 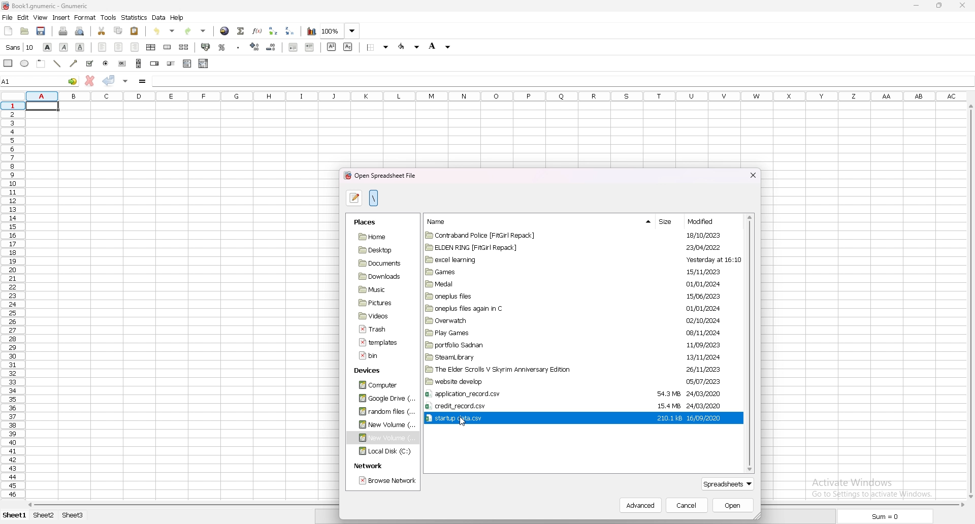 What do you see at coordinates (386, 481) in the screenshot?
I see `browse network` at bounding box center [386, 481].